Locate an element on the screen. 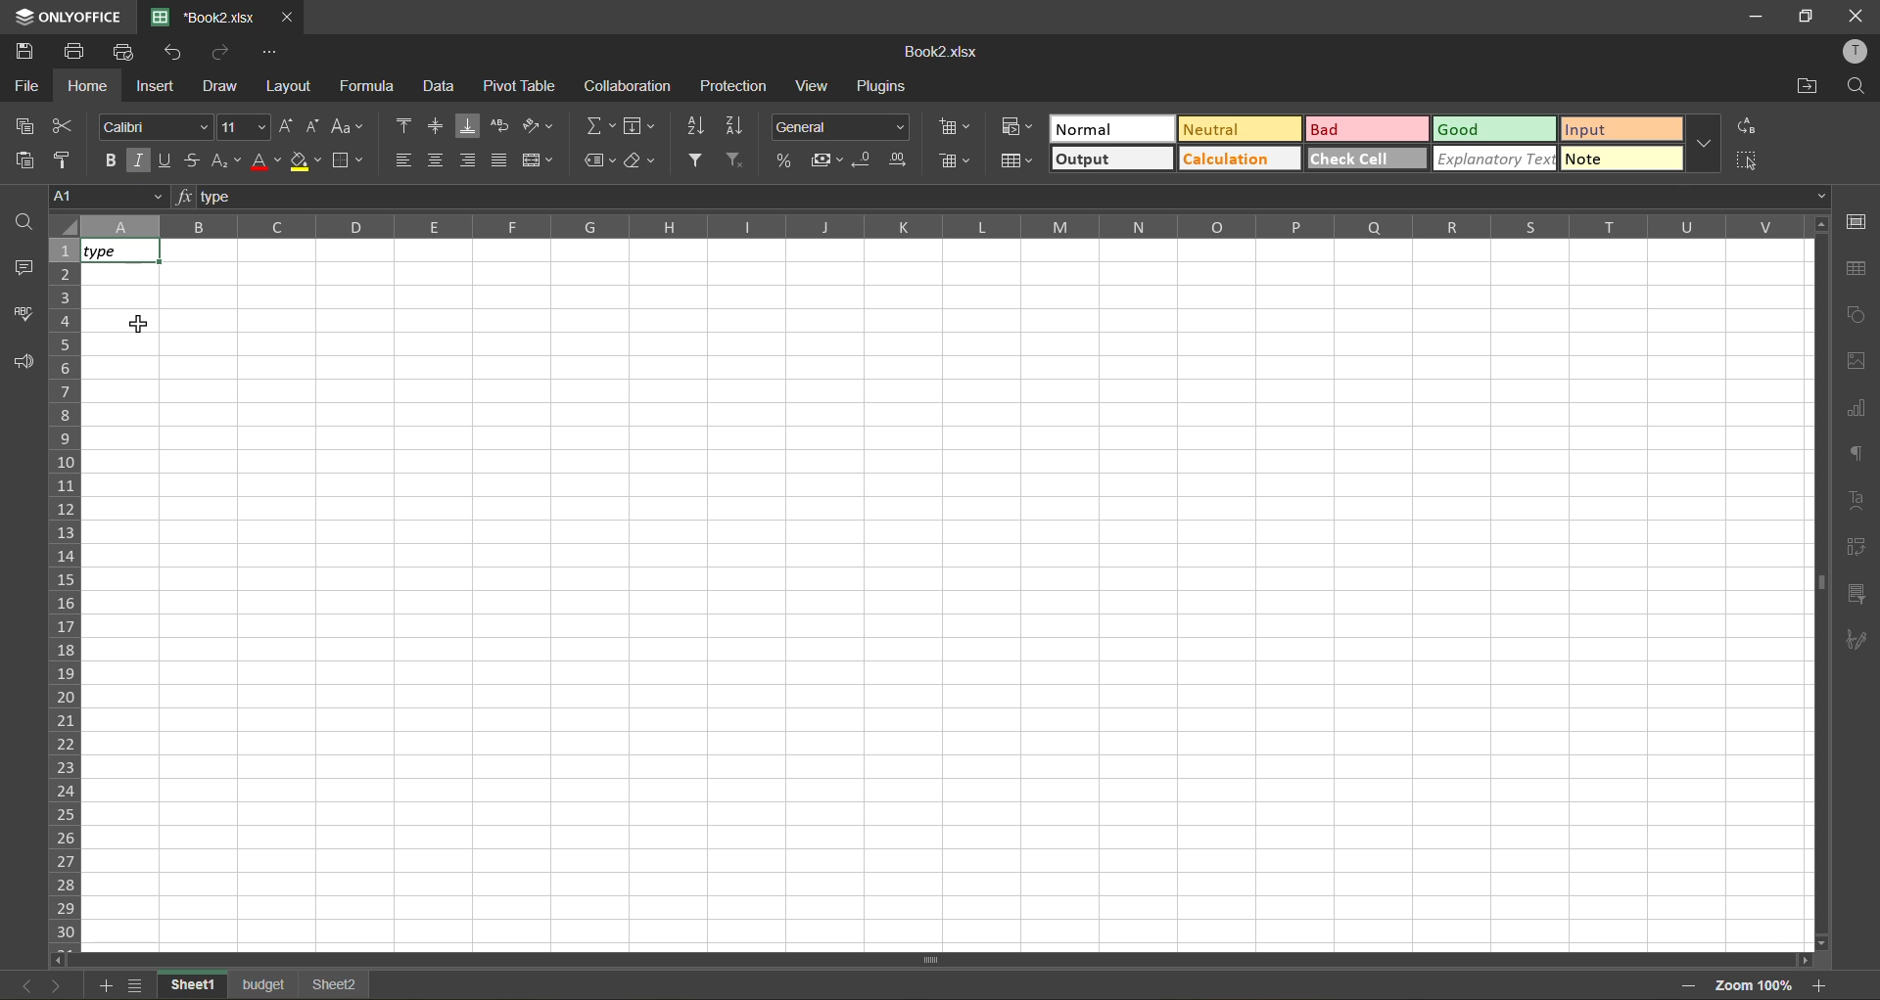 The width and height of the screenshot is (1880, 1000). sheet names is located at coordinates (268, 984).